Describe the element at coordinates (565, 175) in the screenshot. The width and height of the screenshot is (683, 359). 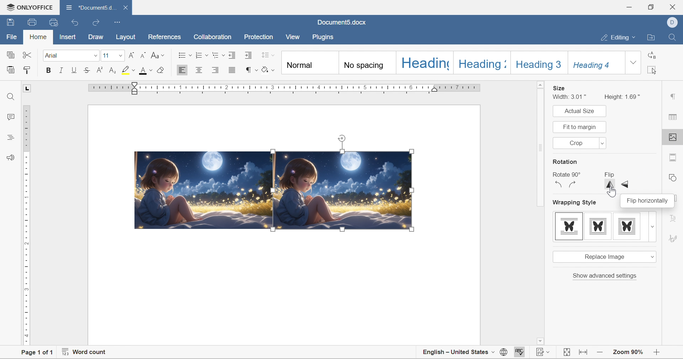
I see `rotate 90°` at that location.